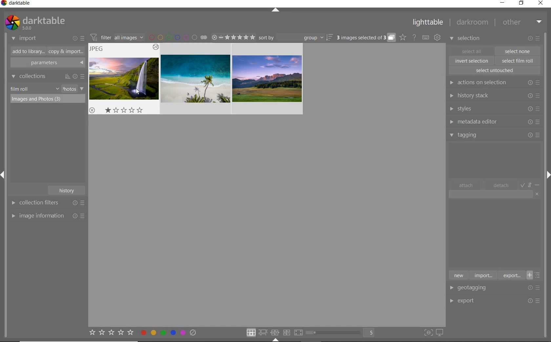 Image resolution: width=551 pixels, height=342 pixels. I want to click on sort, so click(296, 38).